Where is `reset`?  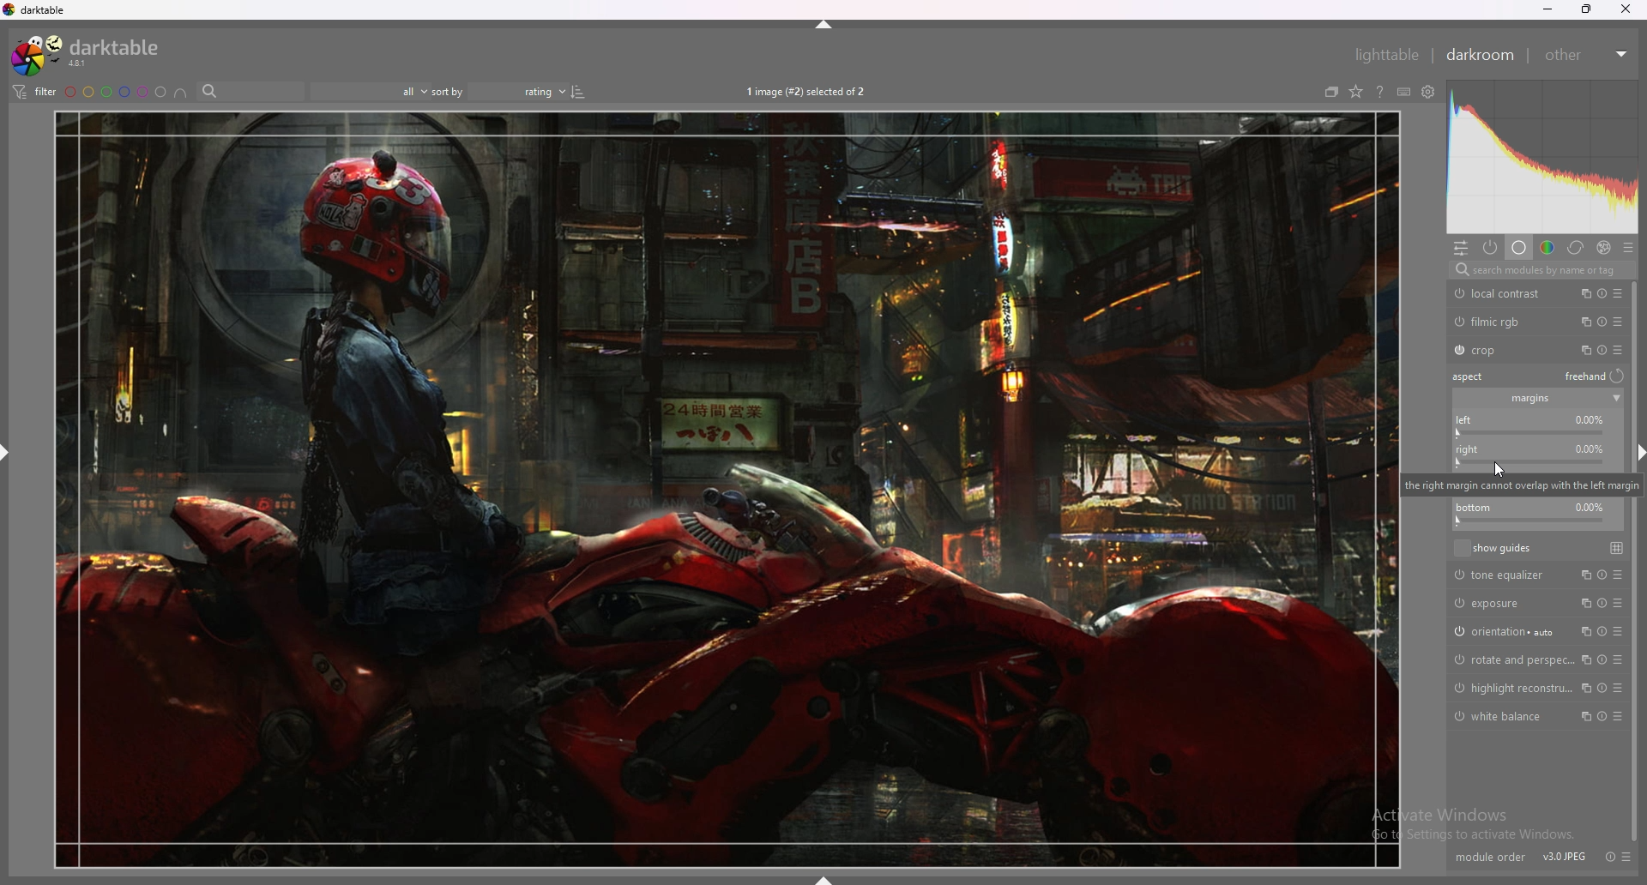
reset is located at coordinates (1598, 575).